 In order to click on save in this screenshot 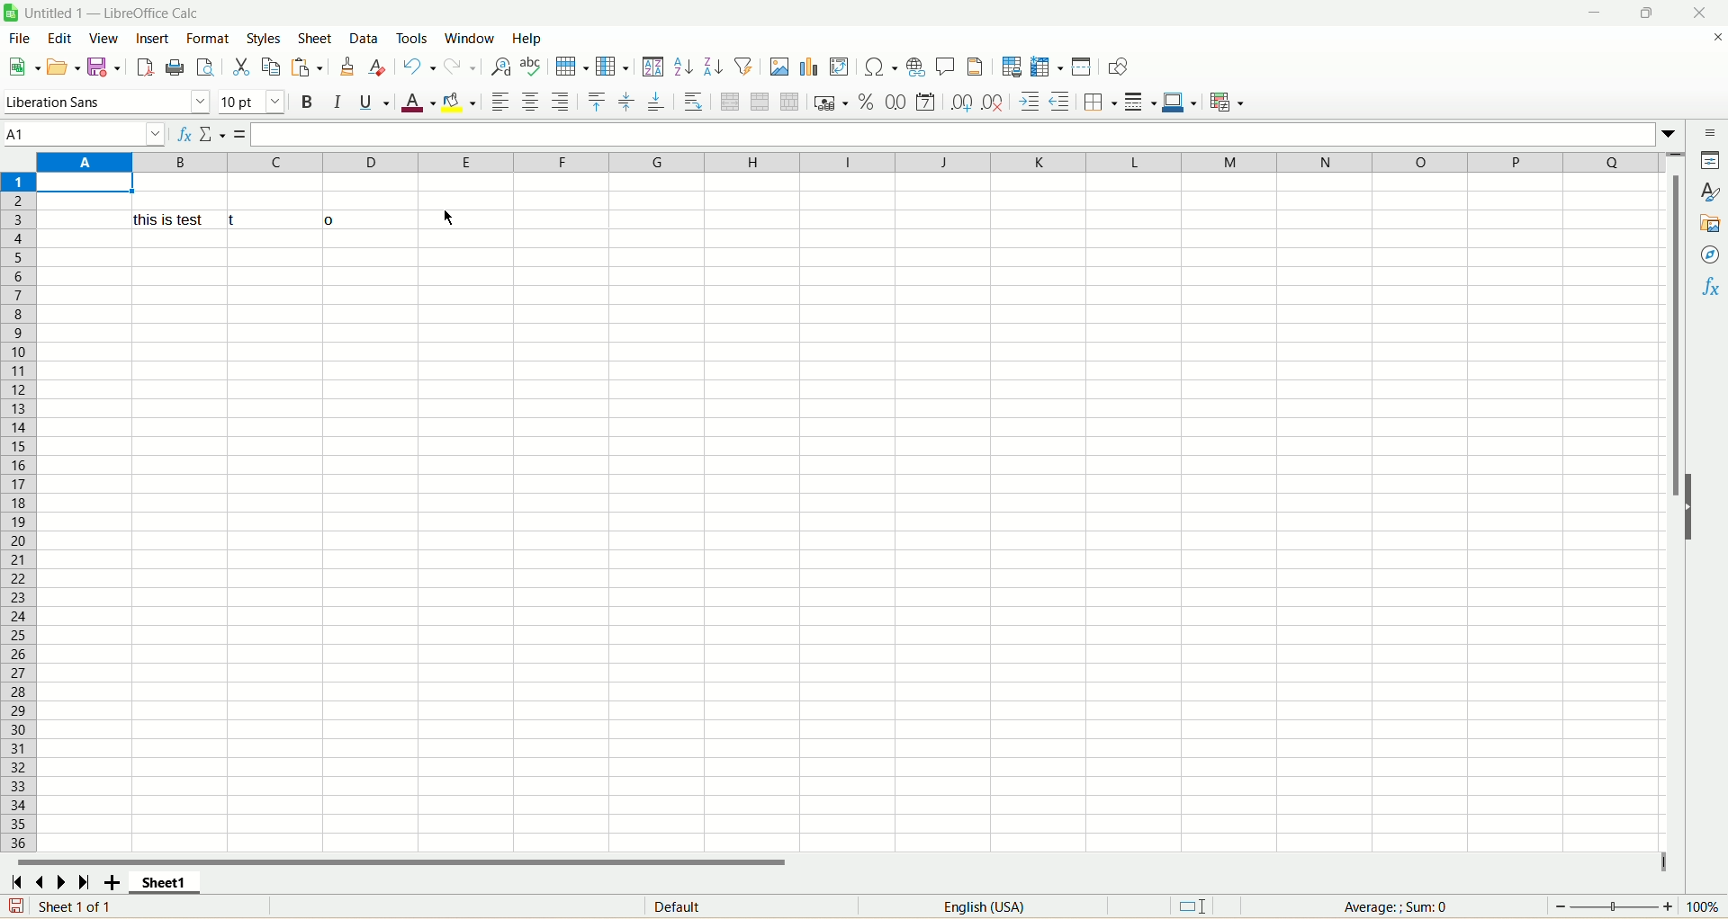, I will do `click(101, 65)`.